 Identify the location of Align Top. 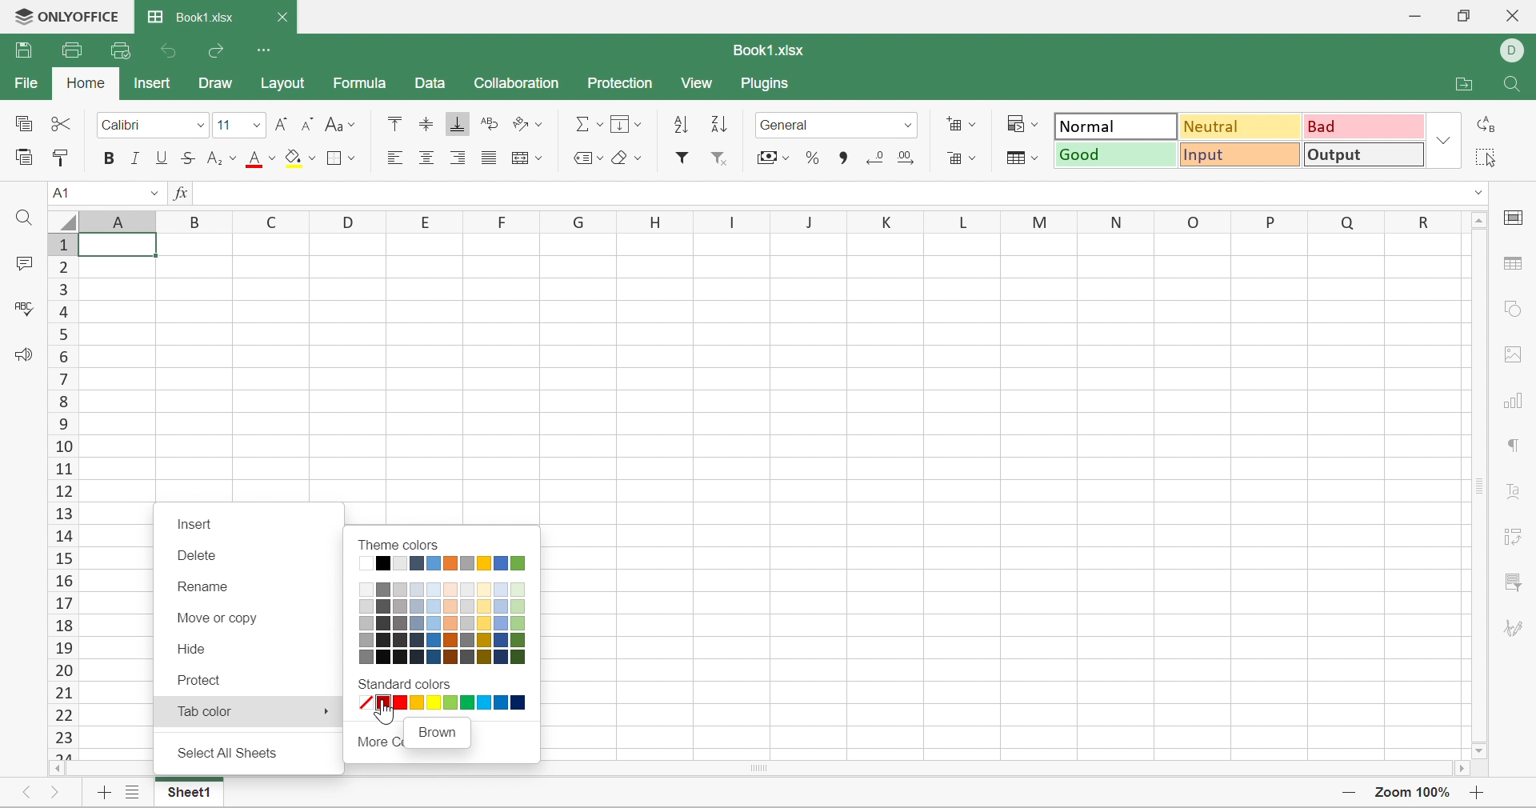
(391, 123).